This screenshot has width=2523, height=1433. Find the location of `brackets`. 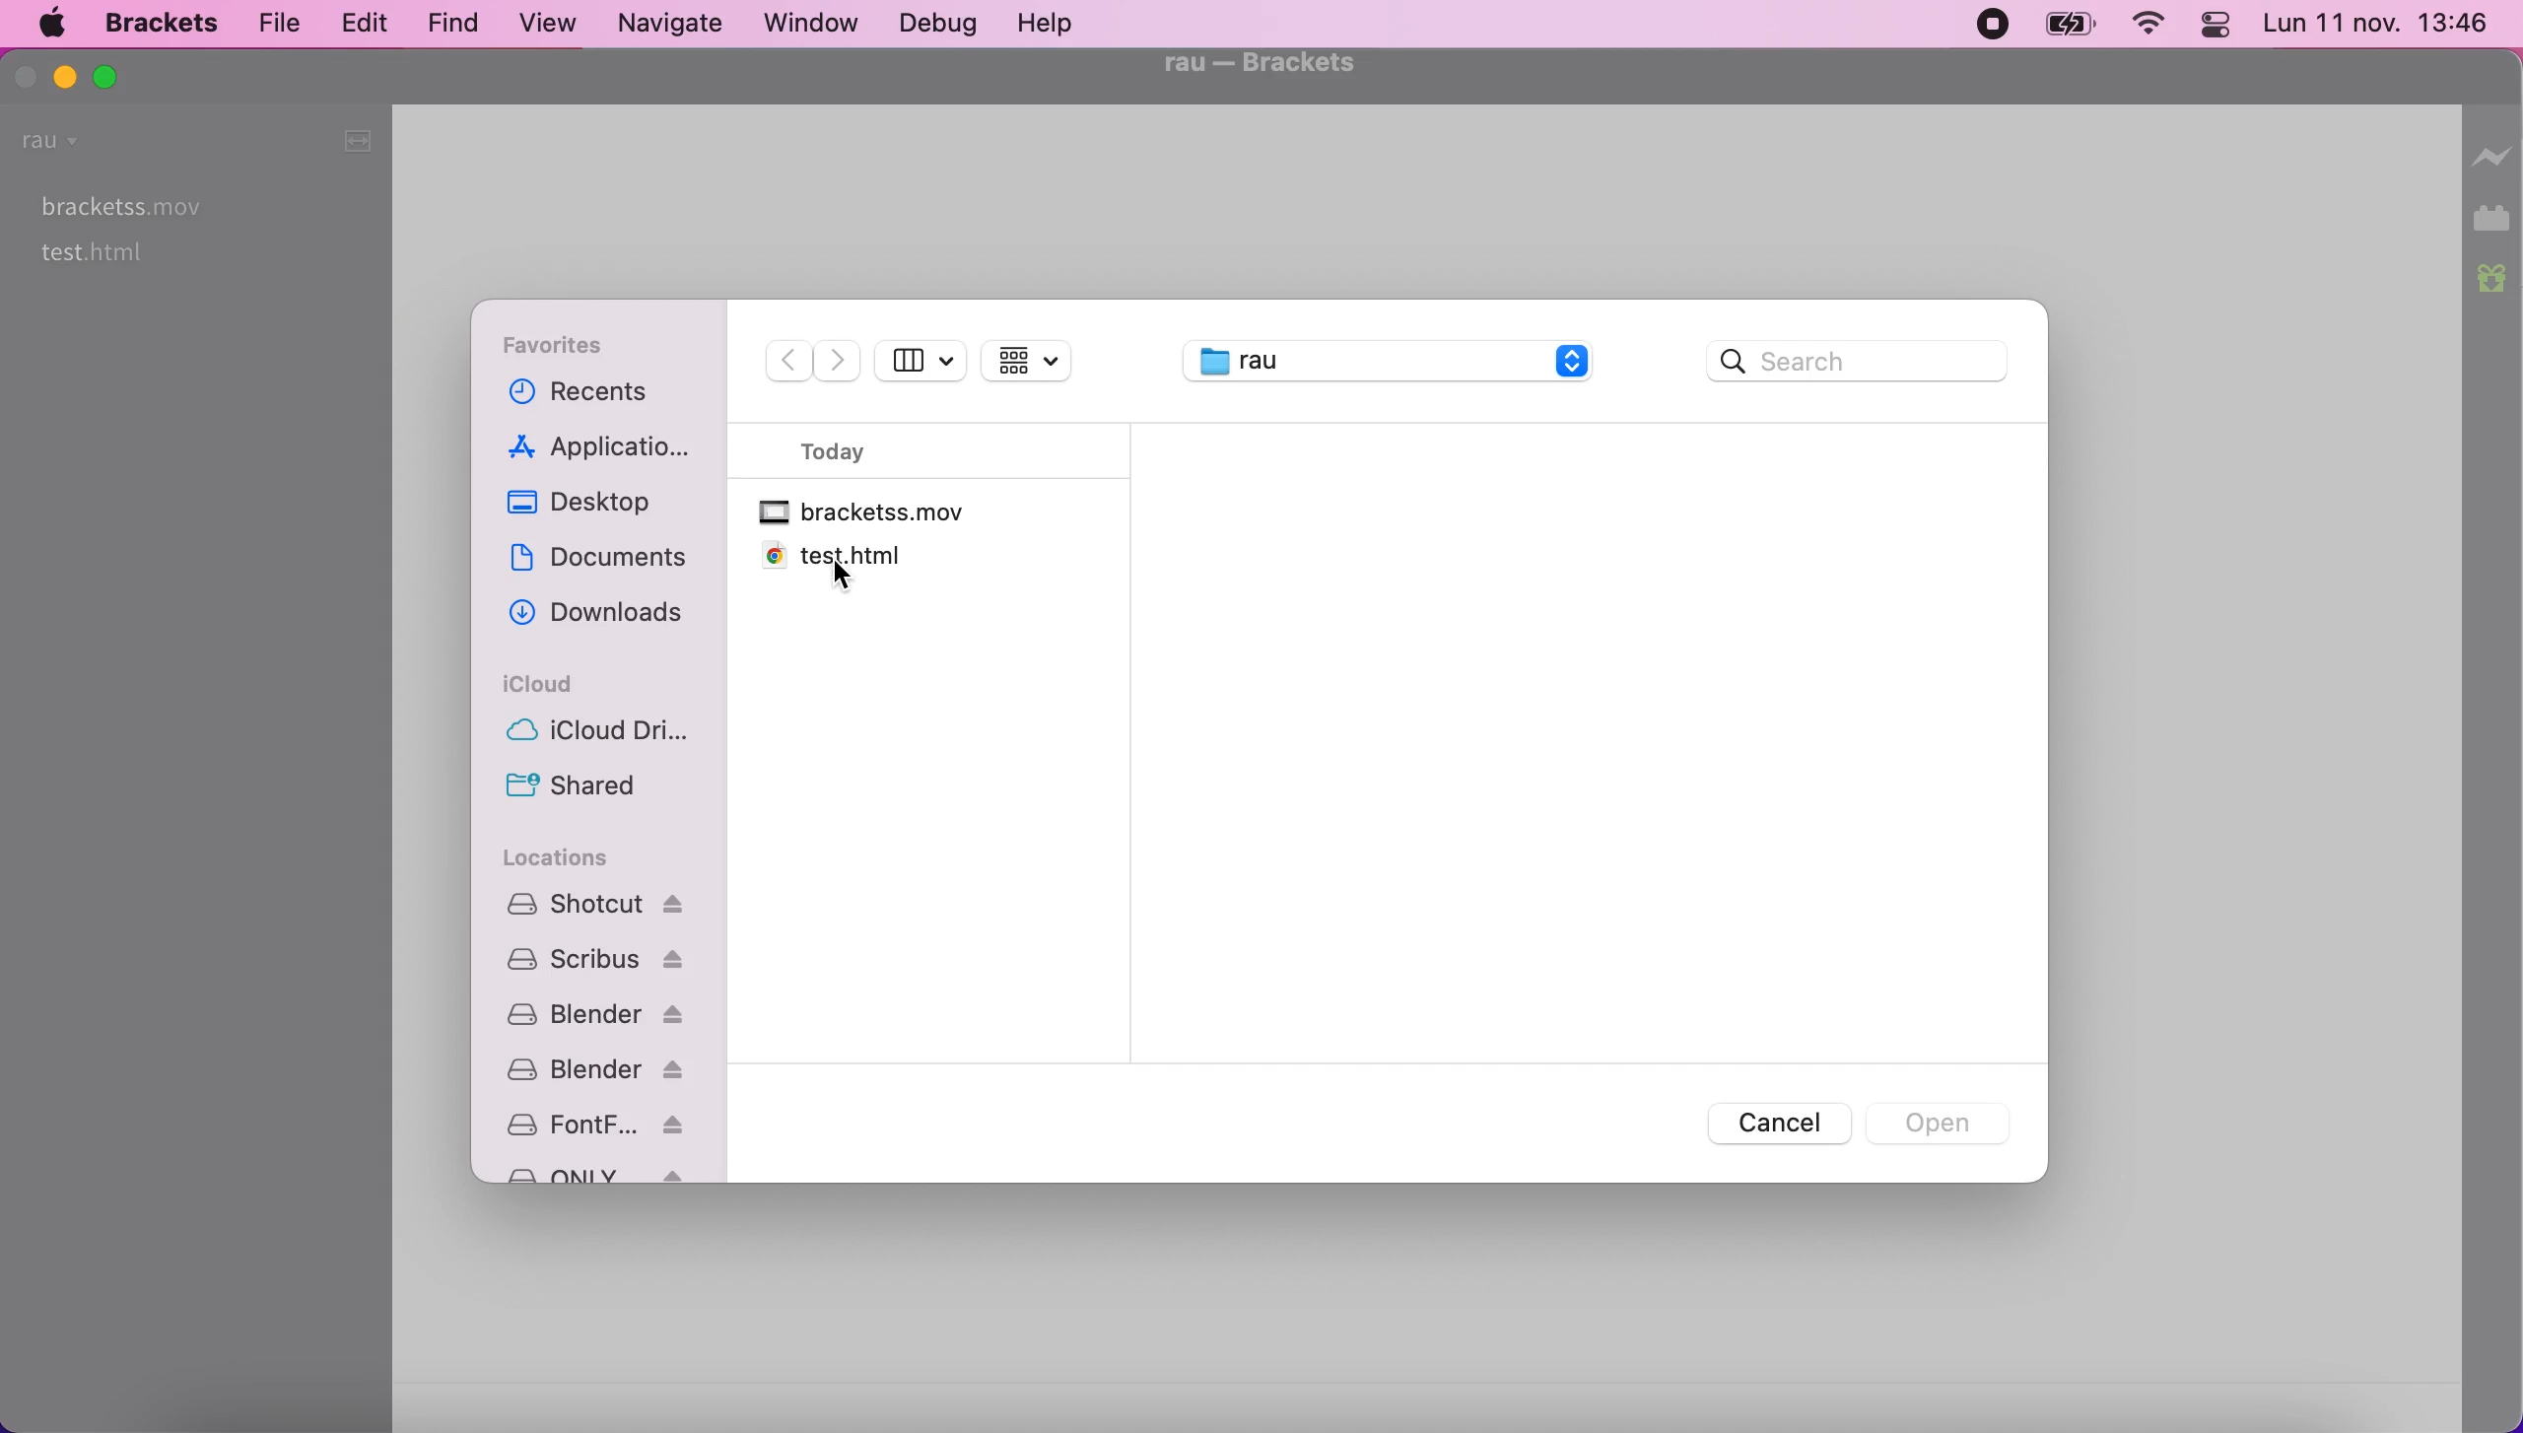

brackets is located at coordinates (161, 23).